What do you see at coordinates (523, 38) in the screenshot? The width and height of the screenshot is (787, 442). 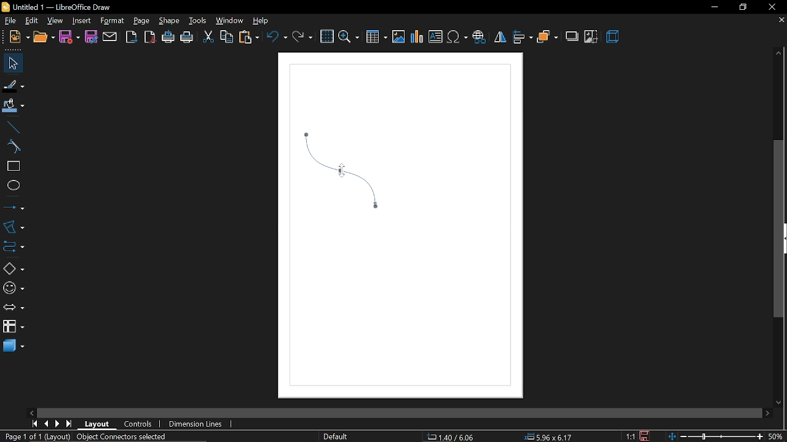 I see `align` at bounding box center [523, 38].